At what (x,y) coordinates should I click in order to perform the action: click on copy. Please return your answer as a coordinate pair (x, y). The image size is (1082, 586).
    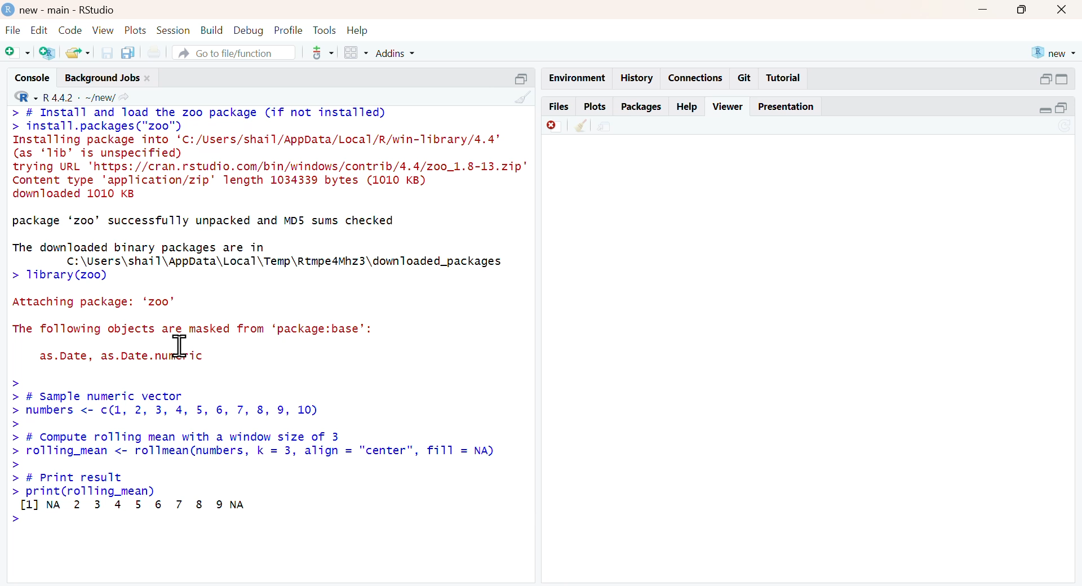
    Looking at the image, I should click on (128, 51).